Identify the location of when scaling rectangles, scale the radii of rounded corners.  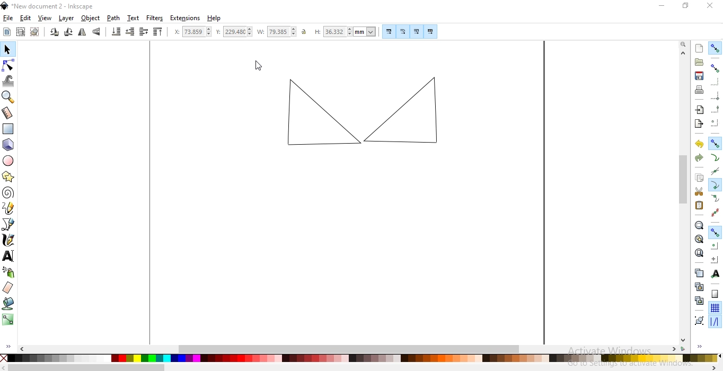
(403, 32).